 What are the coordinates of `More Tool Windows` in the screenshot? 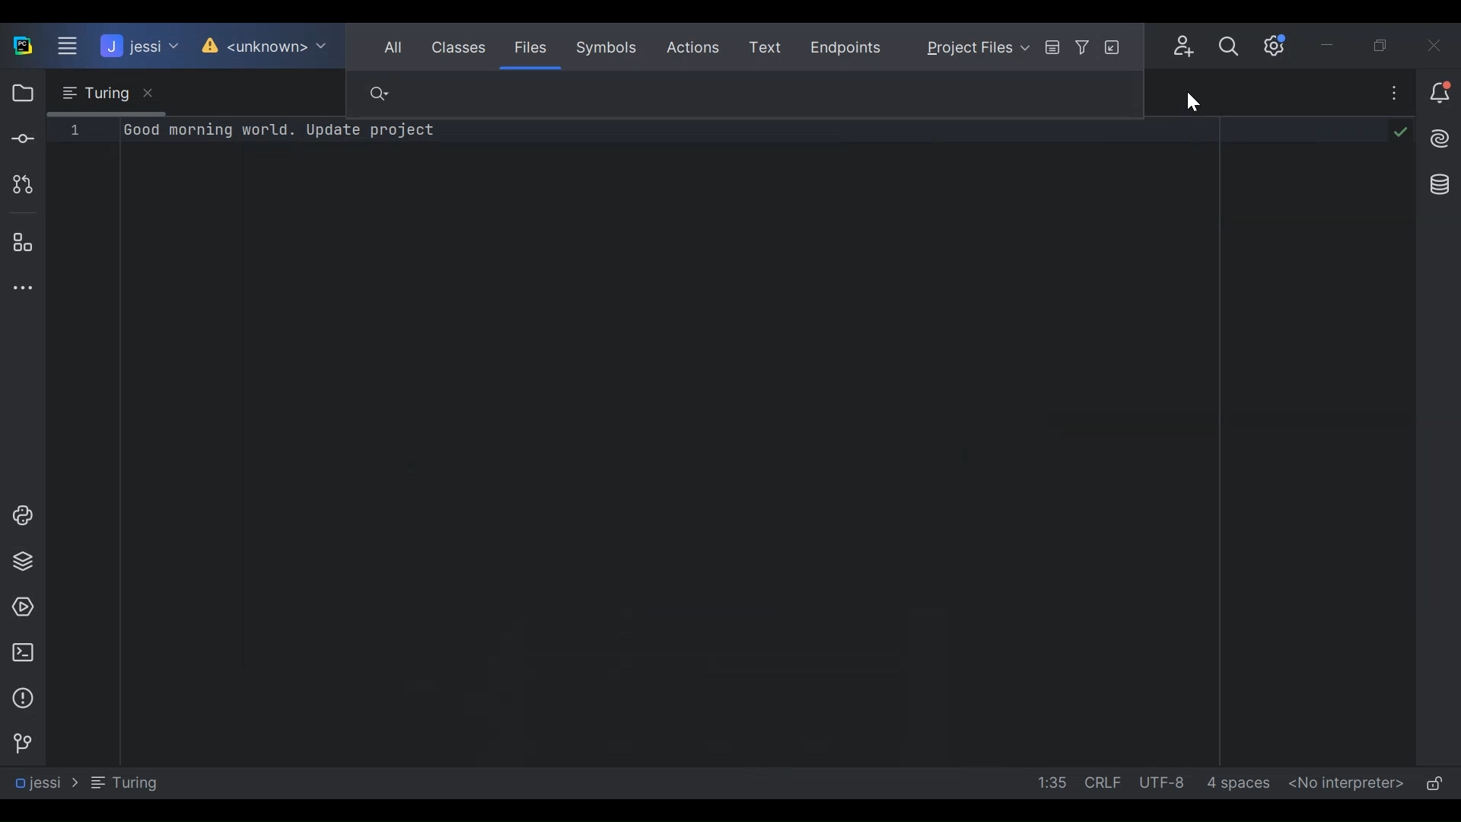 It's located at (20, 288).